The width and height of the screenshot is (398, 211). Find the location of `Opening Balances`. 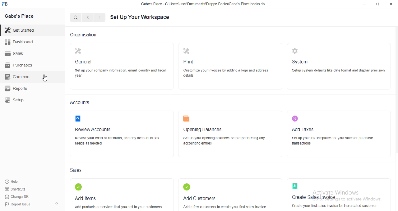

Opening Balances is located at coordinates (206, 130).